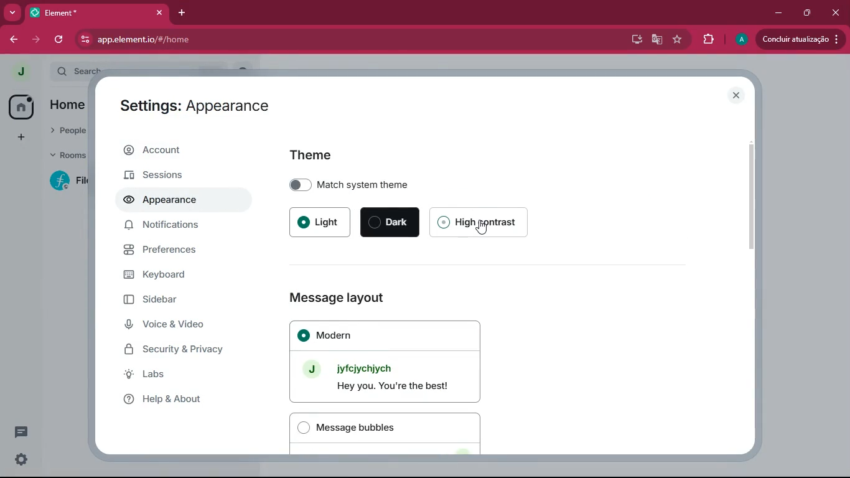 The image size is (850, 478). Describe the element at coordinates (775, 11) in the screenshot. I see `minimize` at that location.